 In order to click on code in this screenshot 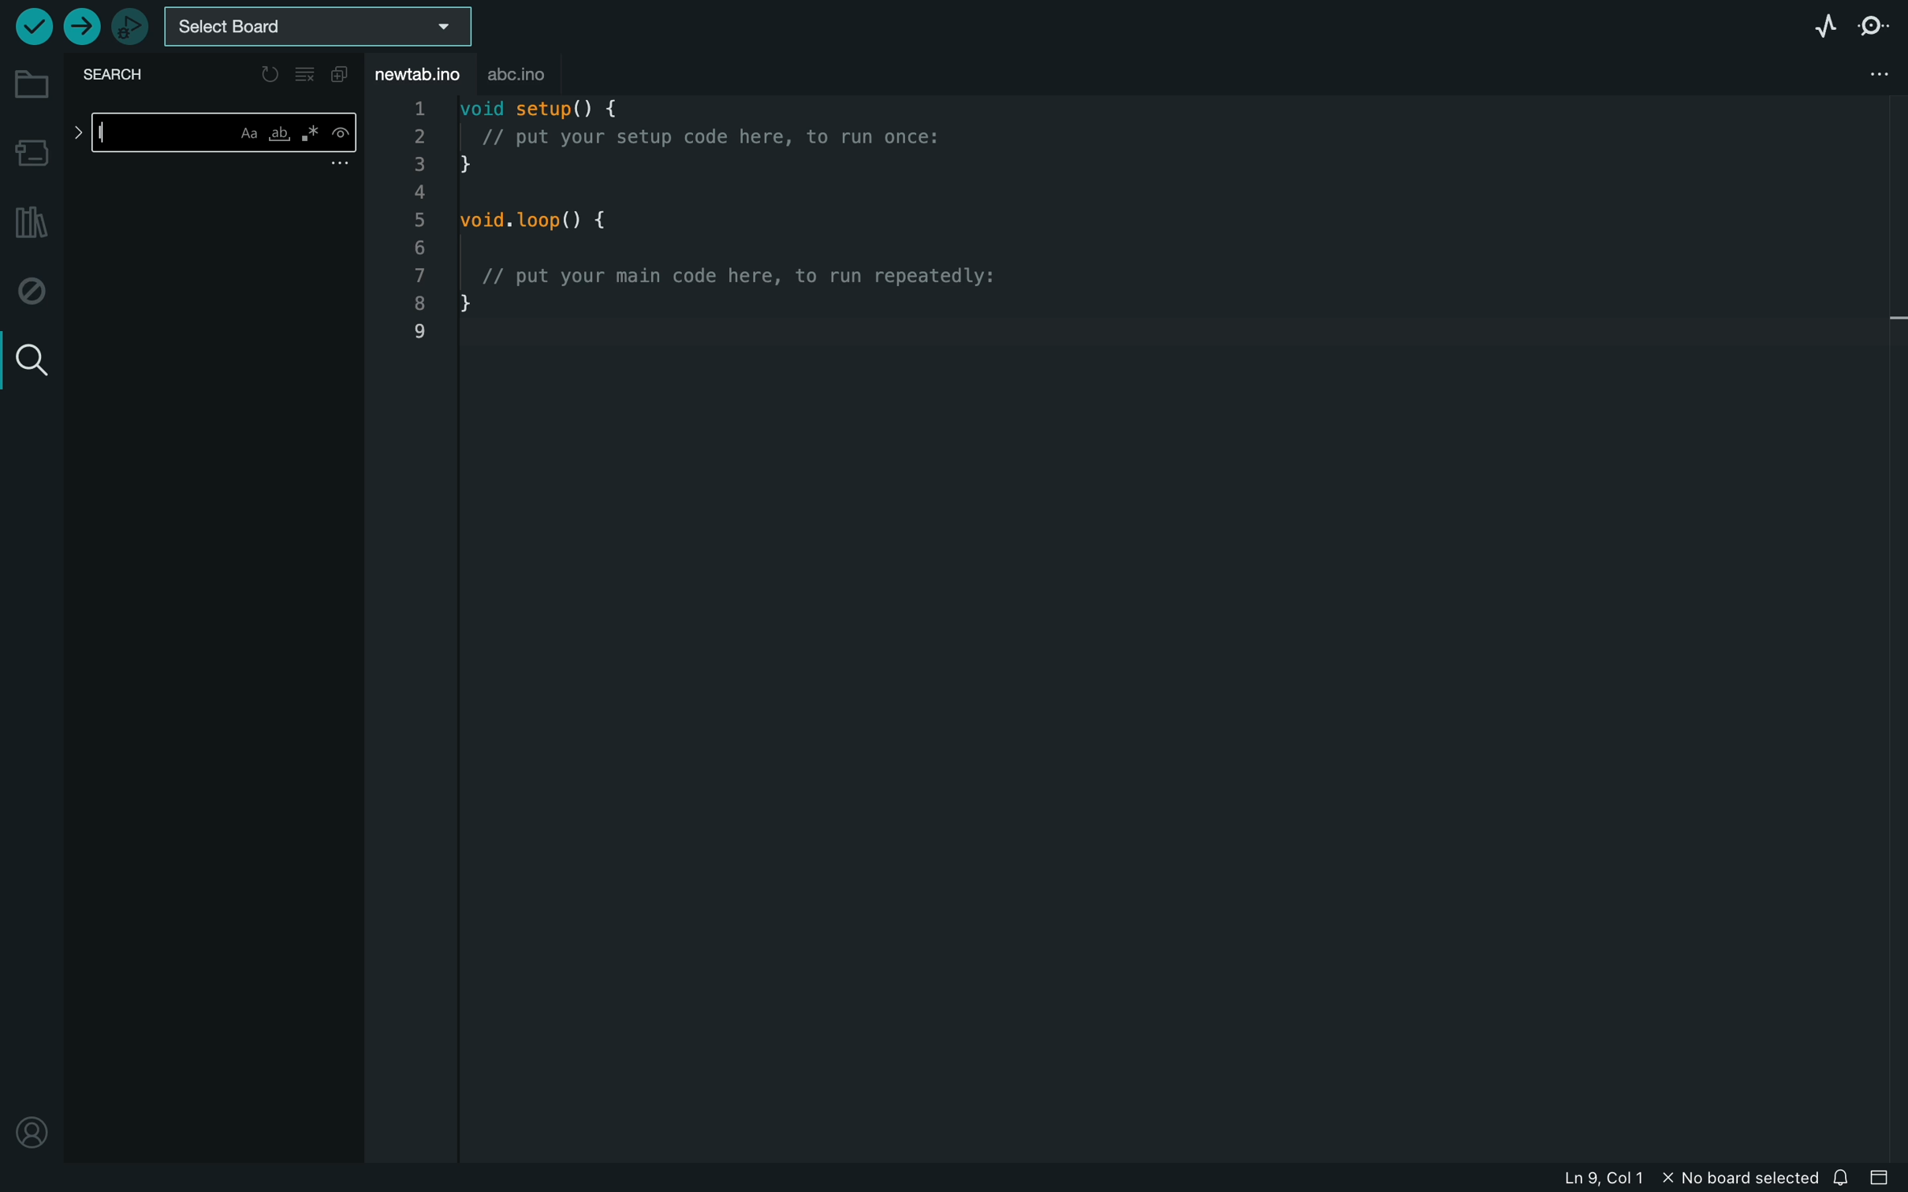, I will do `click(740, 225)`.